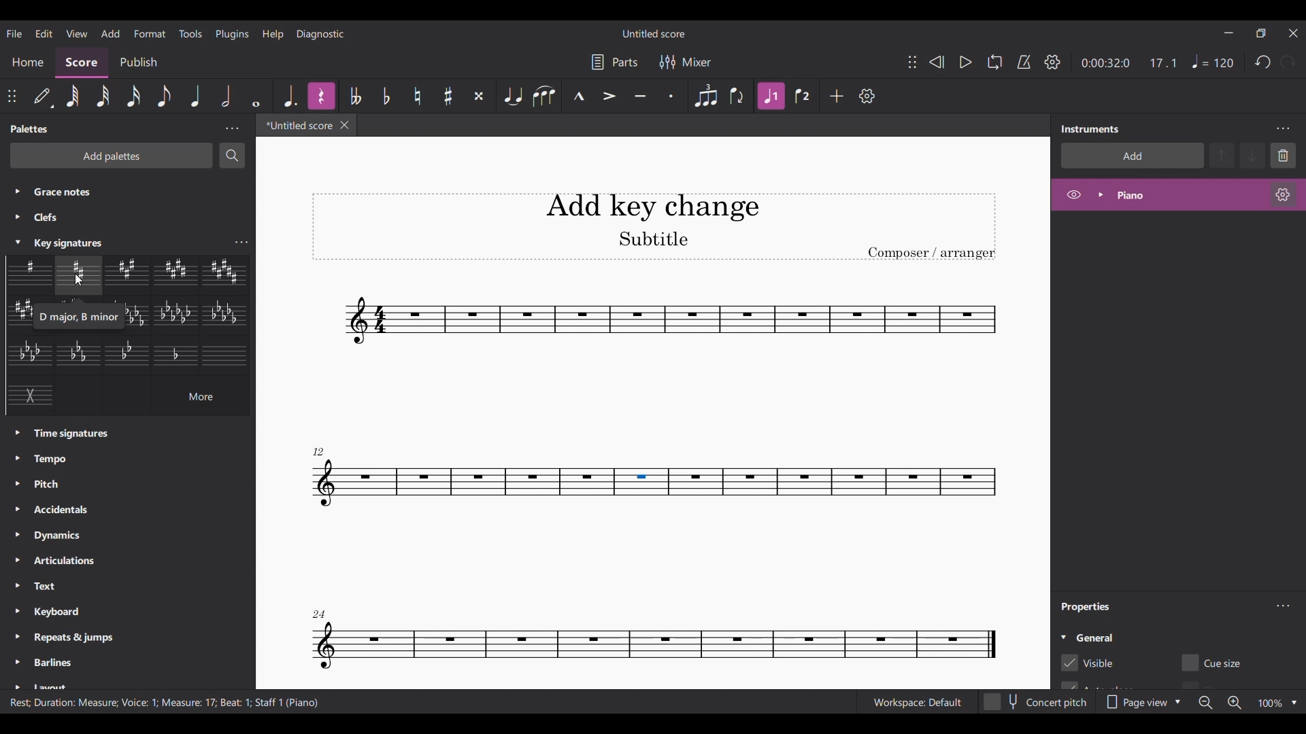  What do you see at coordinates (129, 336) in the screenshot?
I see `Key signature options` at bounding box center [129, 336].